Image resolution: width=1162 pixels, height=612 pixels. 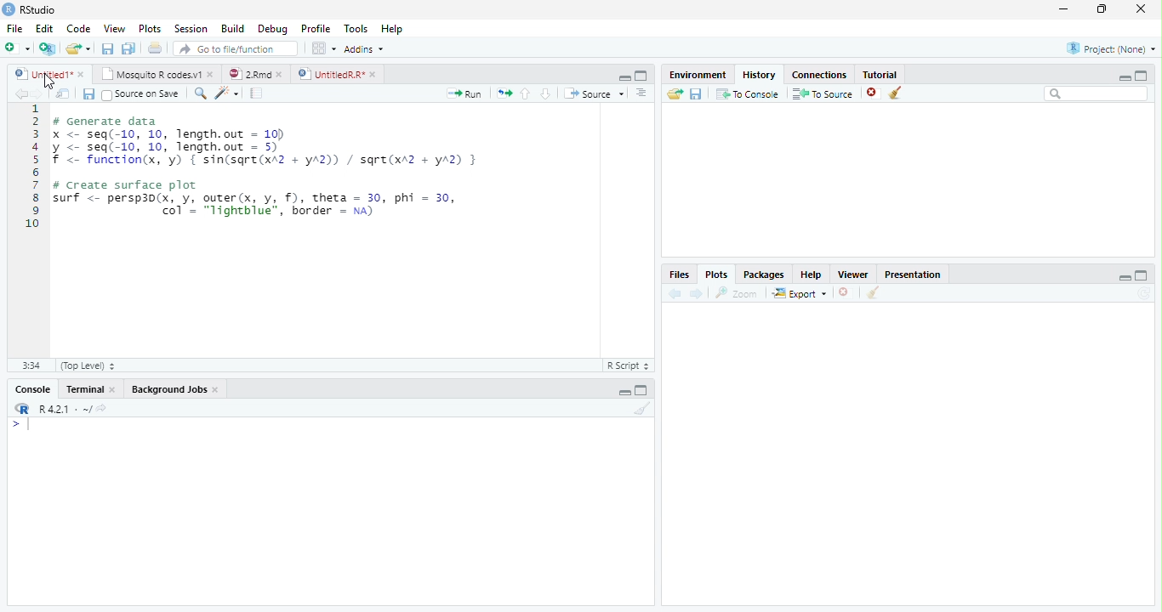 I want to click on Clear all history entries, so click(x=895, y=93).